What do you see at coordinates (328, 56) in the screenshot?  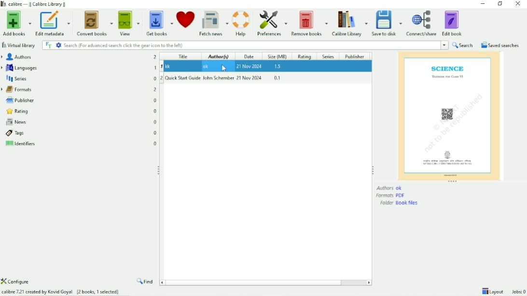 I see `Series` at bounding box center [328, 56].